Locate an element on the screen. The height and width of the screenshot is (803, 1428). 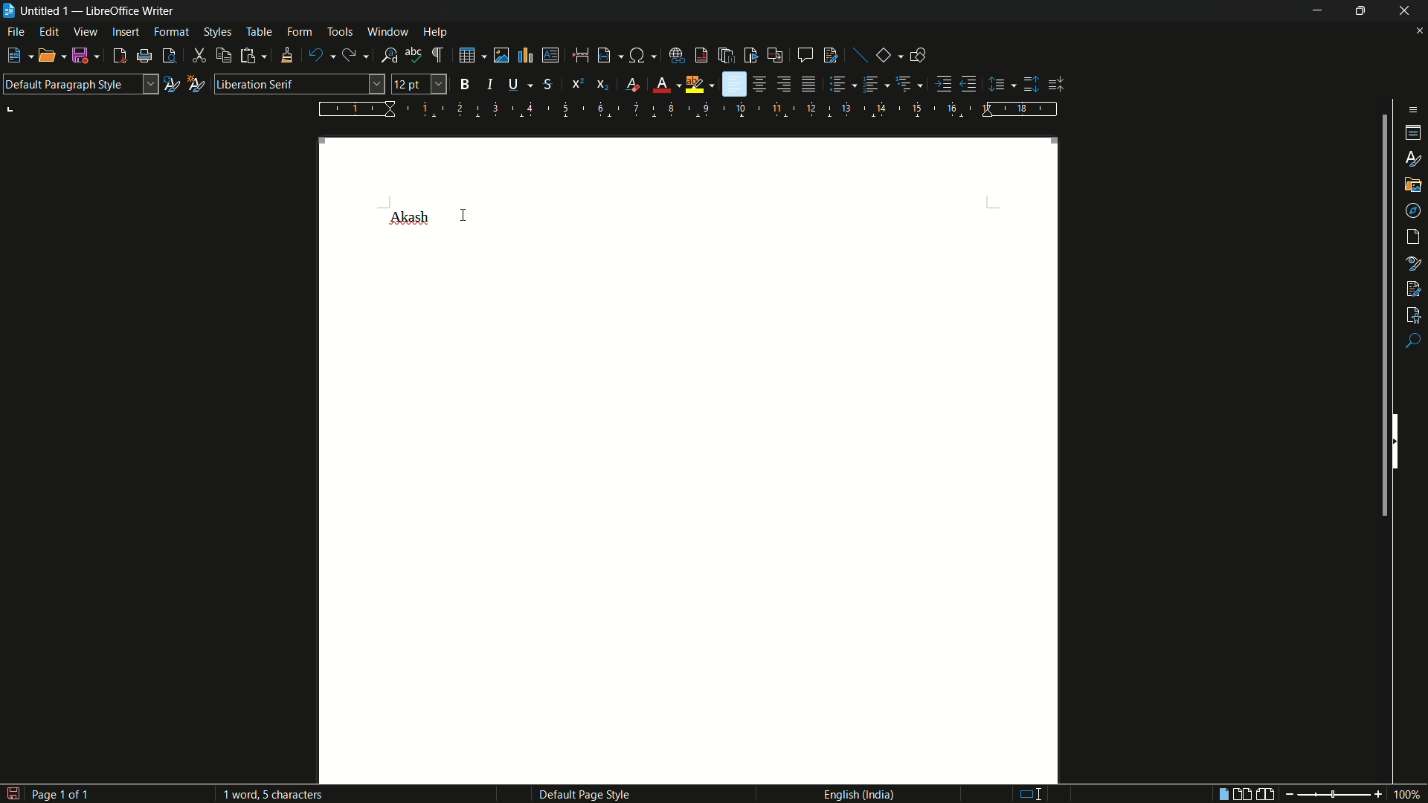
file name is located at coordinates (38, 9).